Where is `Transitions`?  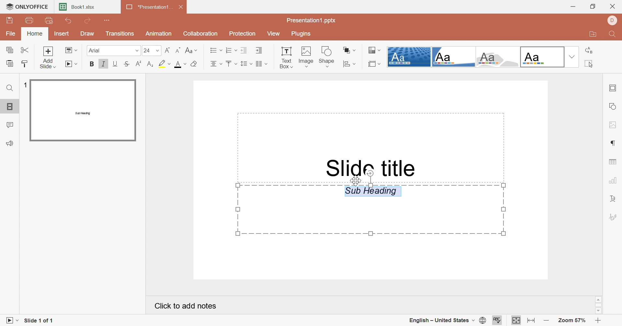 Transitions is located at coordinates (120, 34).